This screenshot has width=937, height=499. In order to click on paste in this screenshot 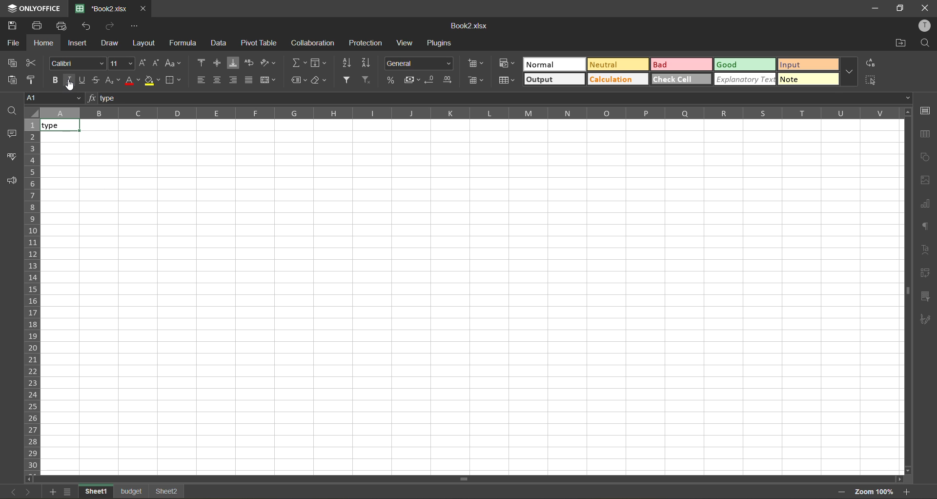, I will do `click(14, 80)`.